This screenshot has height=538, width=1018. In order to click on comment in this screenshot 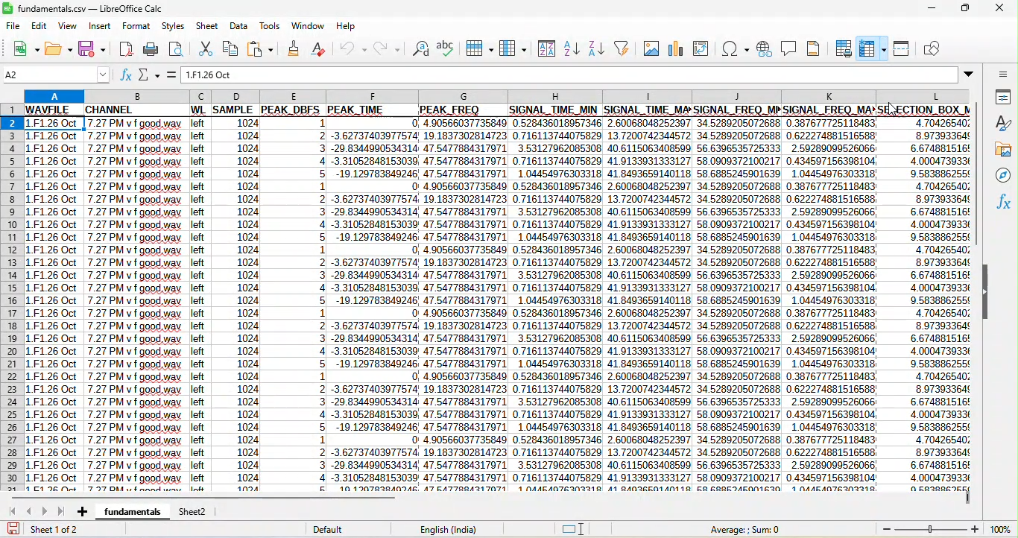, I will do `click(790, 48)`.